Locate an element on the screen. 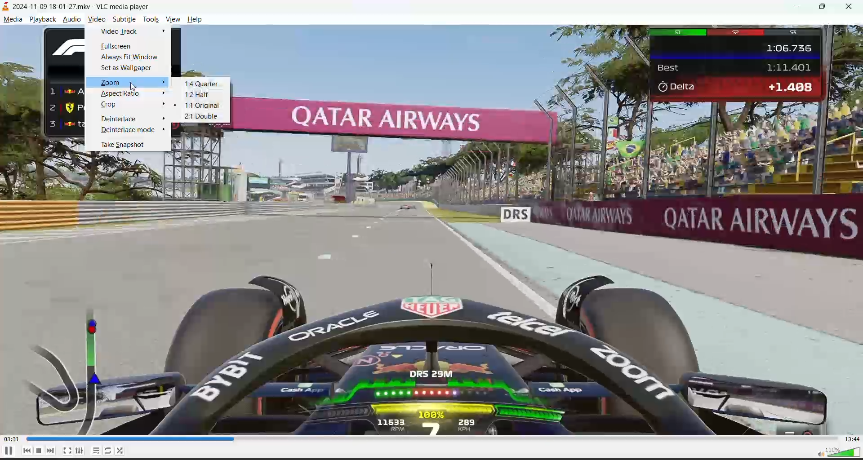 The image size is (863, 460). next is located at coordinates (52, 450).